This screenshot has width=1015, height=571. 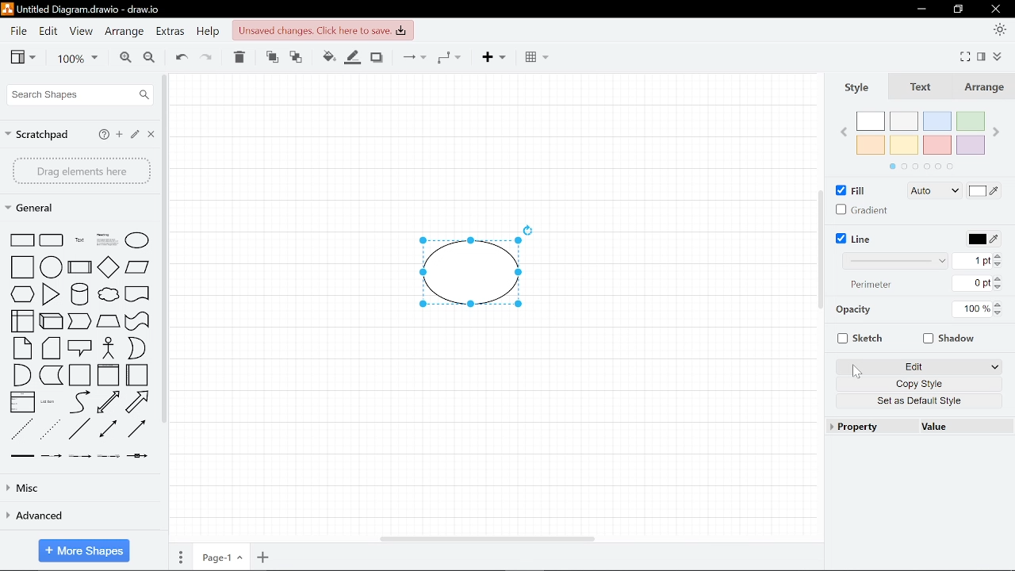 I want to click on internal storage, so click(x=23, y=322).